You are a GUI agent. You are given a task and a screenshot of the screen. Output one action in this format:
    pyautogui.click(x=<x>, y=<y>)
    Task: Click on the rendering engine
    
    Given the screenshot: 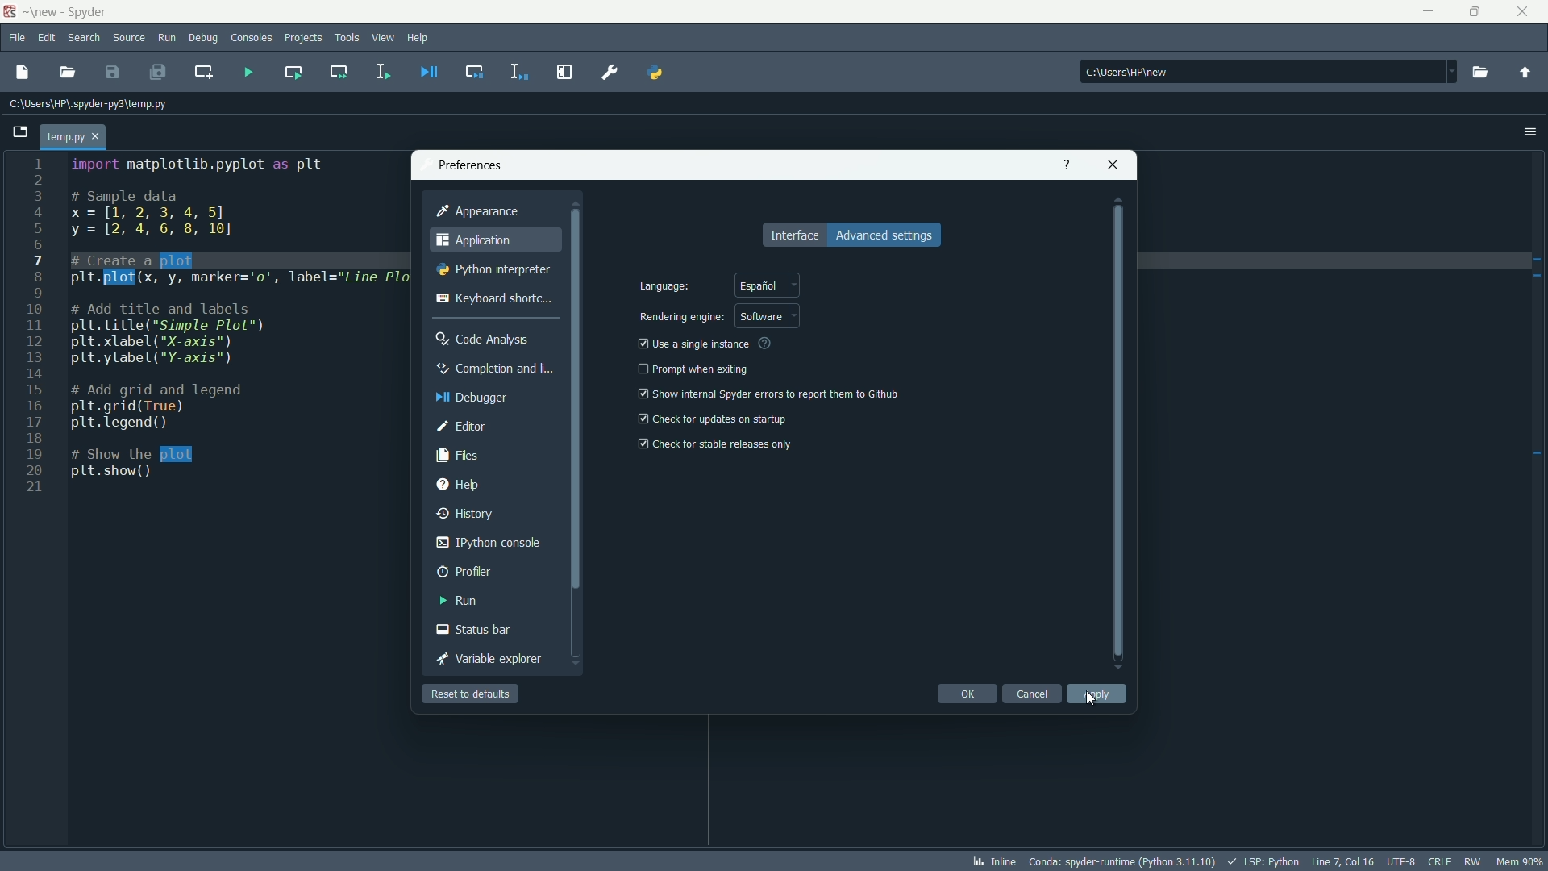 What is the action you would take?
    pyautogui.click(x=679, y=317)
    